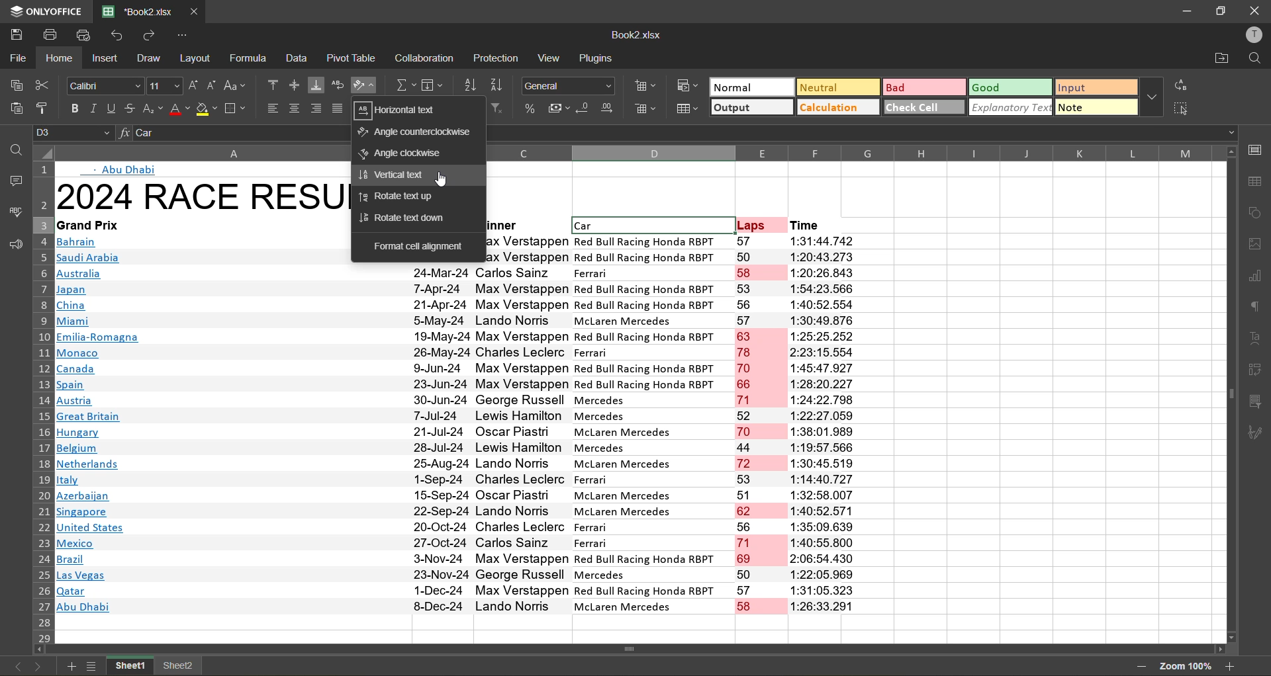 The height and width of the screenshot is (676, 1271). Describe the element at coordinates (60, 62) in the screenshot. I see `home` at that location.